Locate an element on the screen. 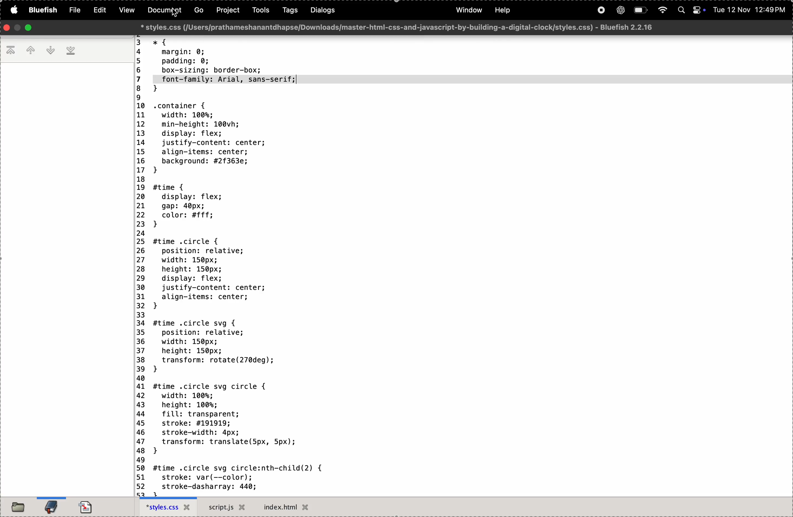  edit is located at coordinates (100, 10).